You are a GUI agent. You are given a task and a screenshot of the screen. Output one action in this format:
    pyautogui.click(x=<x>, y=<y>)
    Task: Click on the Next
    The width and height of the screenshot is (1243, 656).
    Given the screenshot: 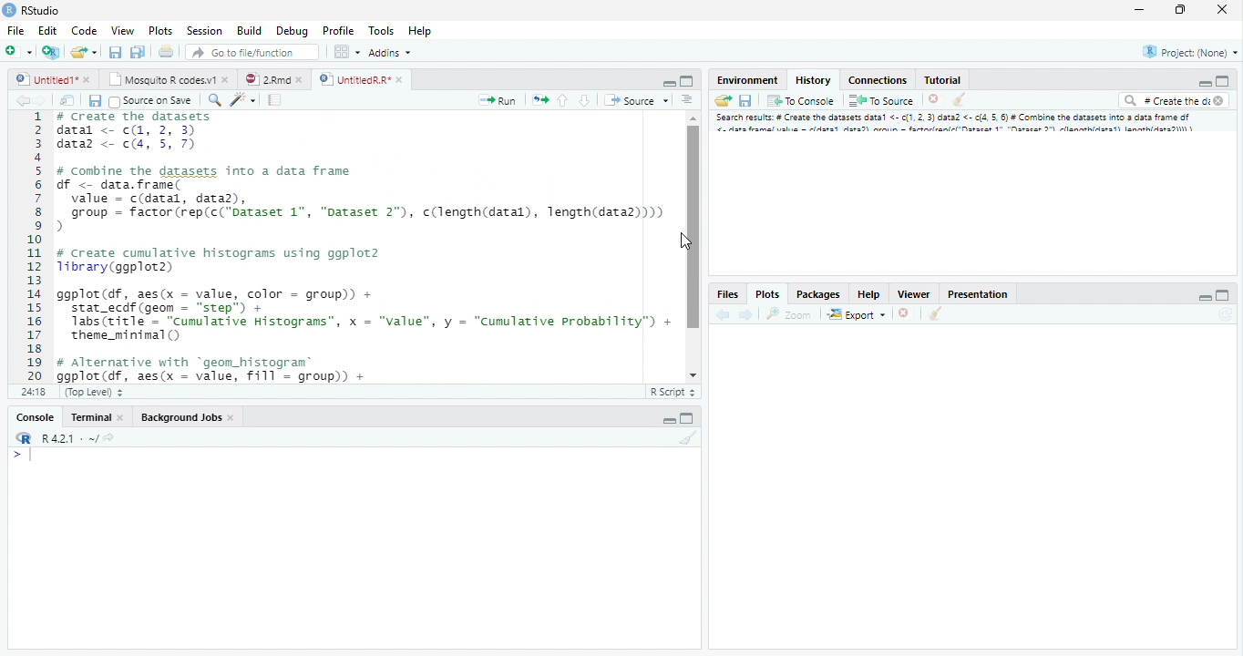 What is the action you would take?
    pyautogui.click(x=39, y=104)
    